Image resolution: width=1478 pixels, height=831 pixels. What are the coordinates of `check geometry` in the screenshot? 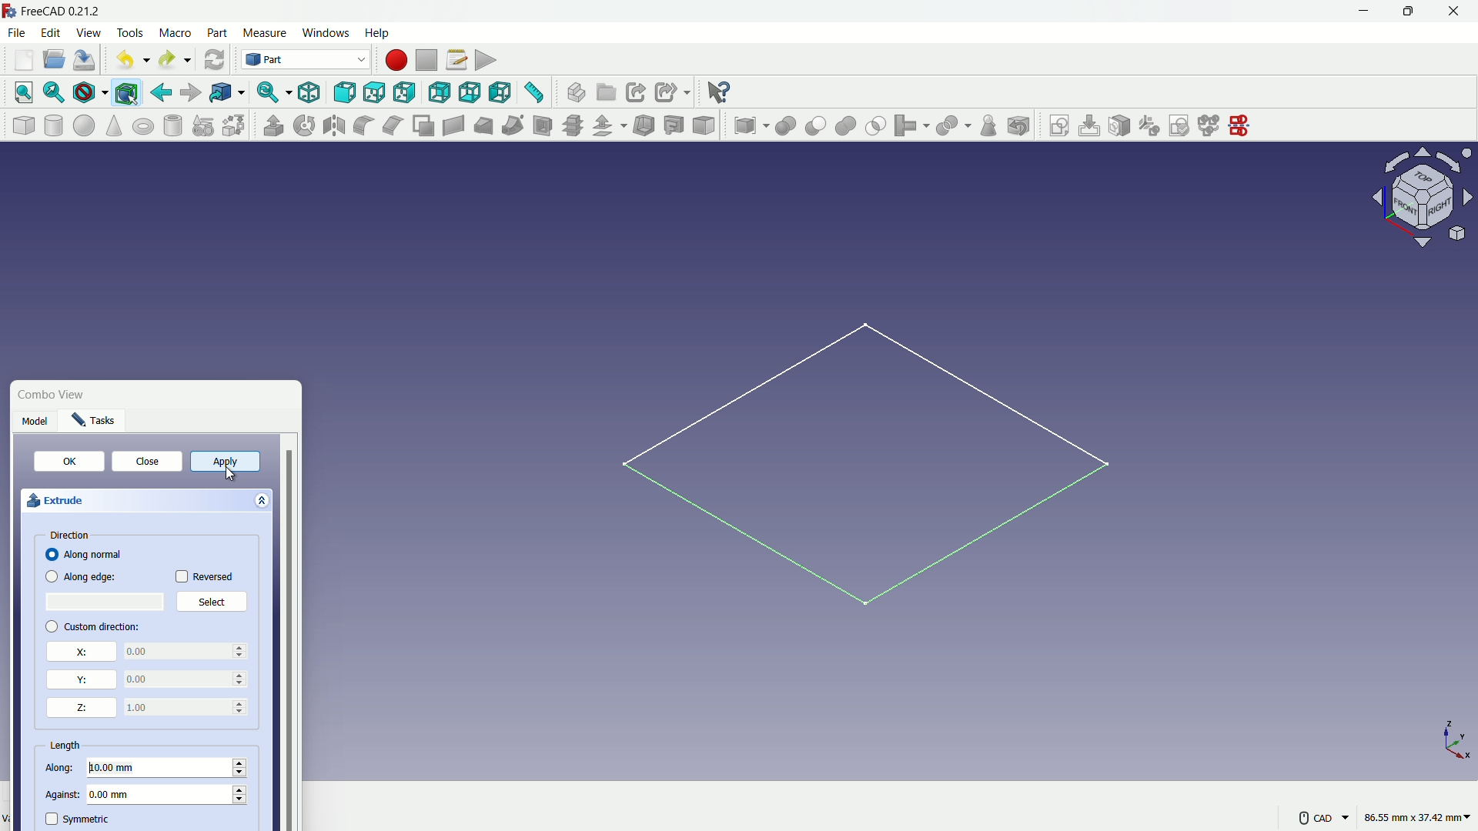 It's located at (991, 125).